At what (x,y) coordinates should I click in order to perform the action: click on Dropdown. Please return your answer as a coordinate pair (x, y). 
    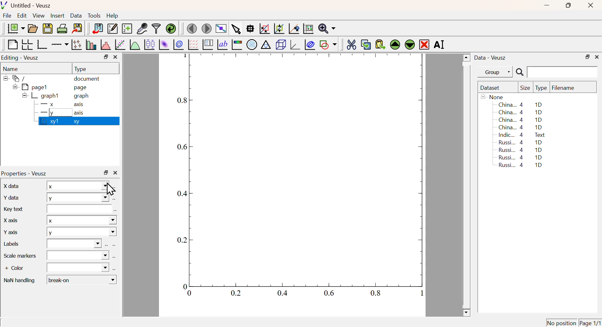
    Looking at the image, I should click on (74, 244).